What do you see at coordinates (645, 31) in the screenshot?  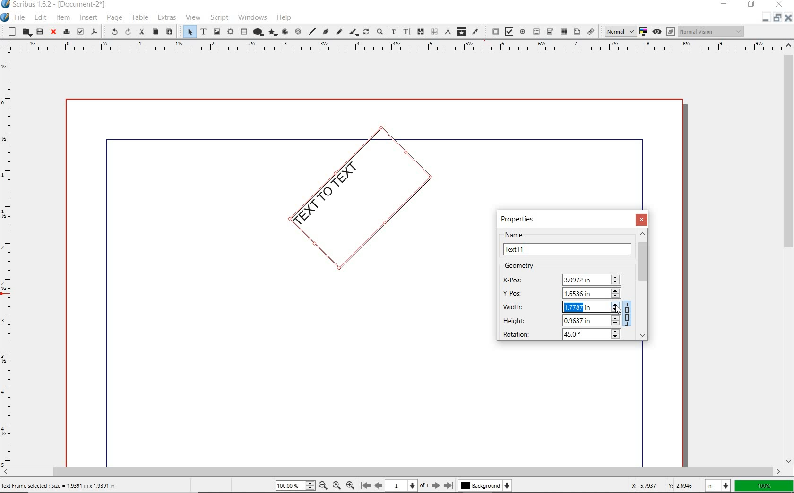 I see `toggle color` at bounding box center [645, 31].